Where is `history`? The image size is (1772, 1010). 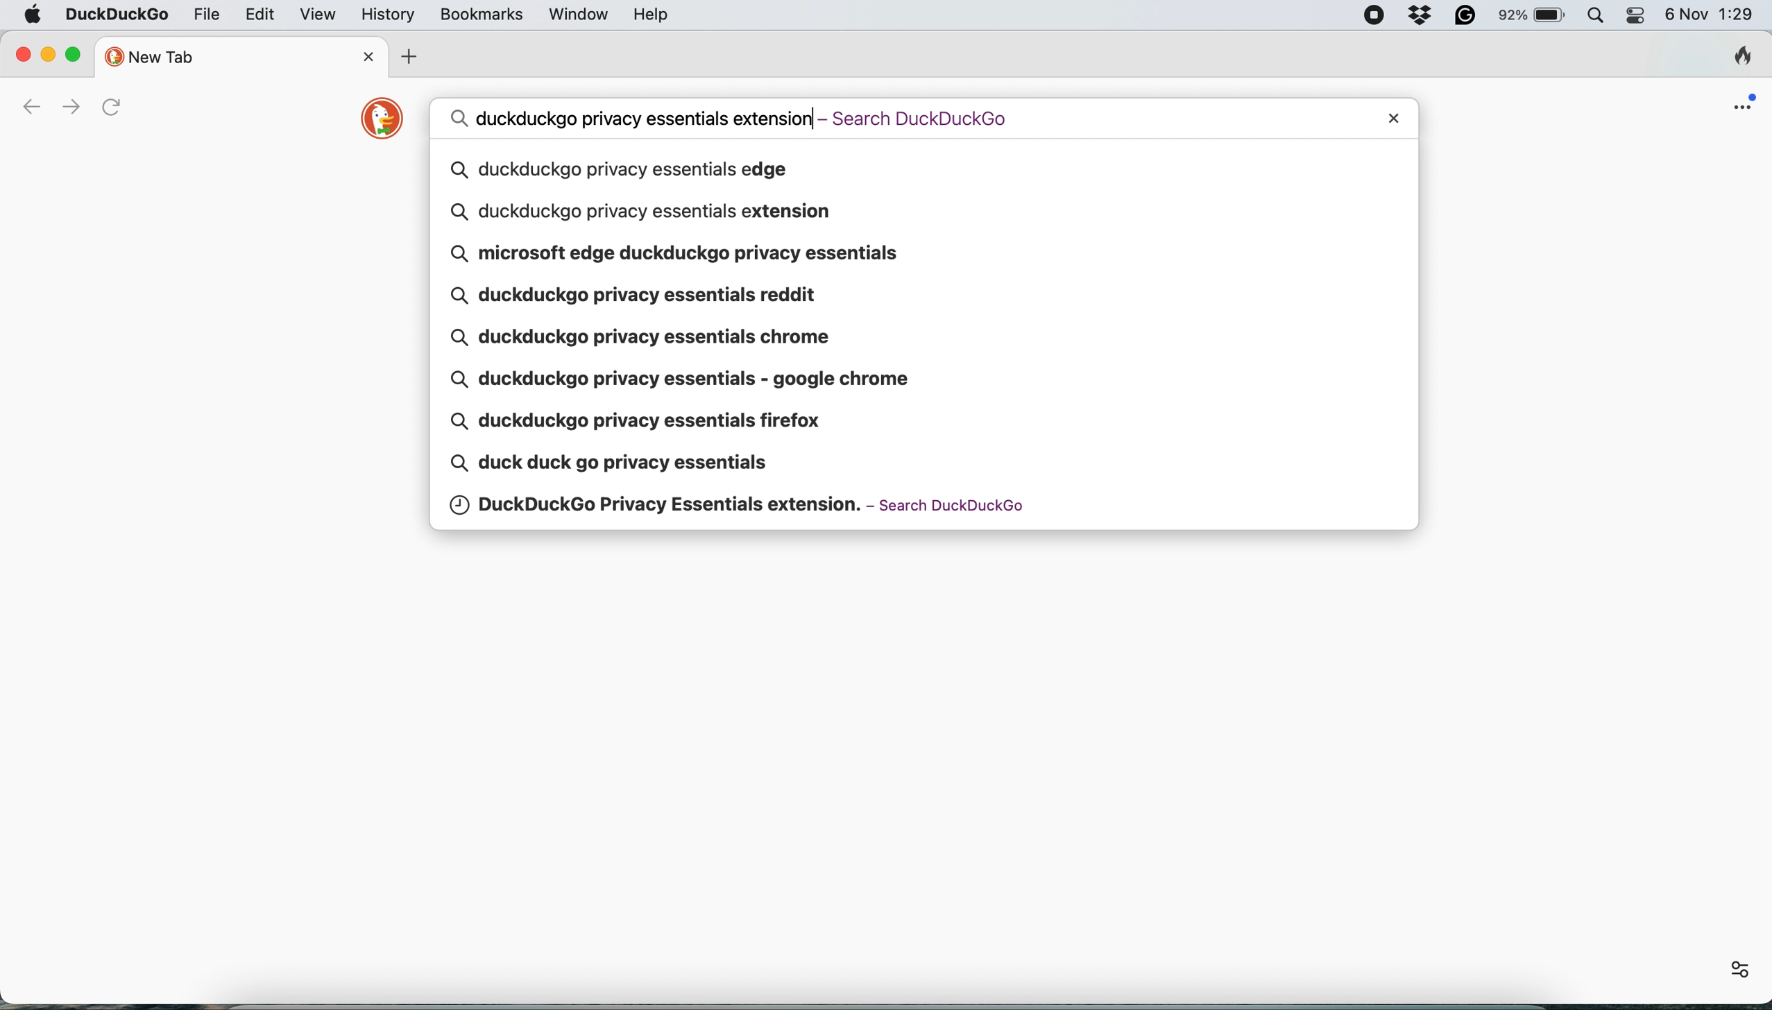 history is located at coordinates (391, 15).